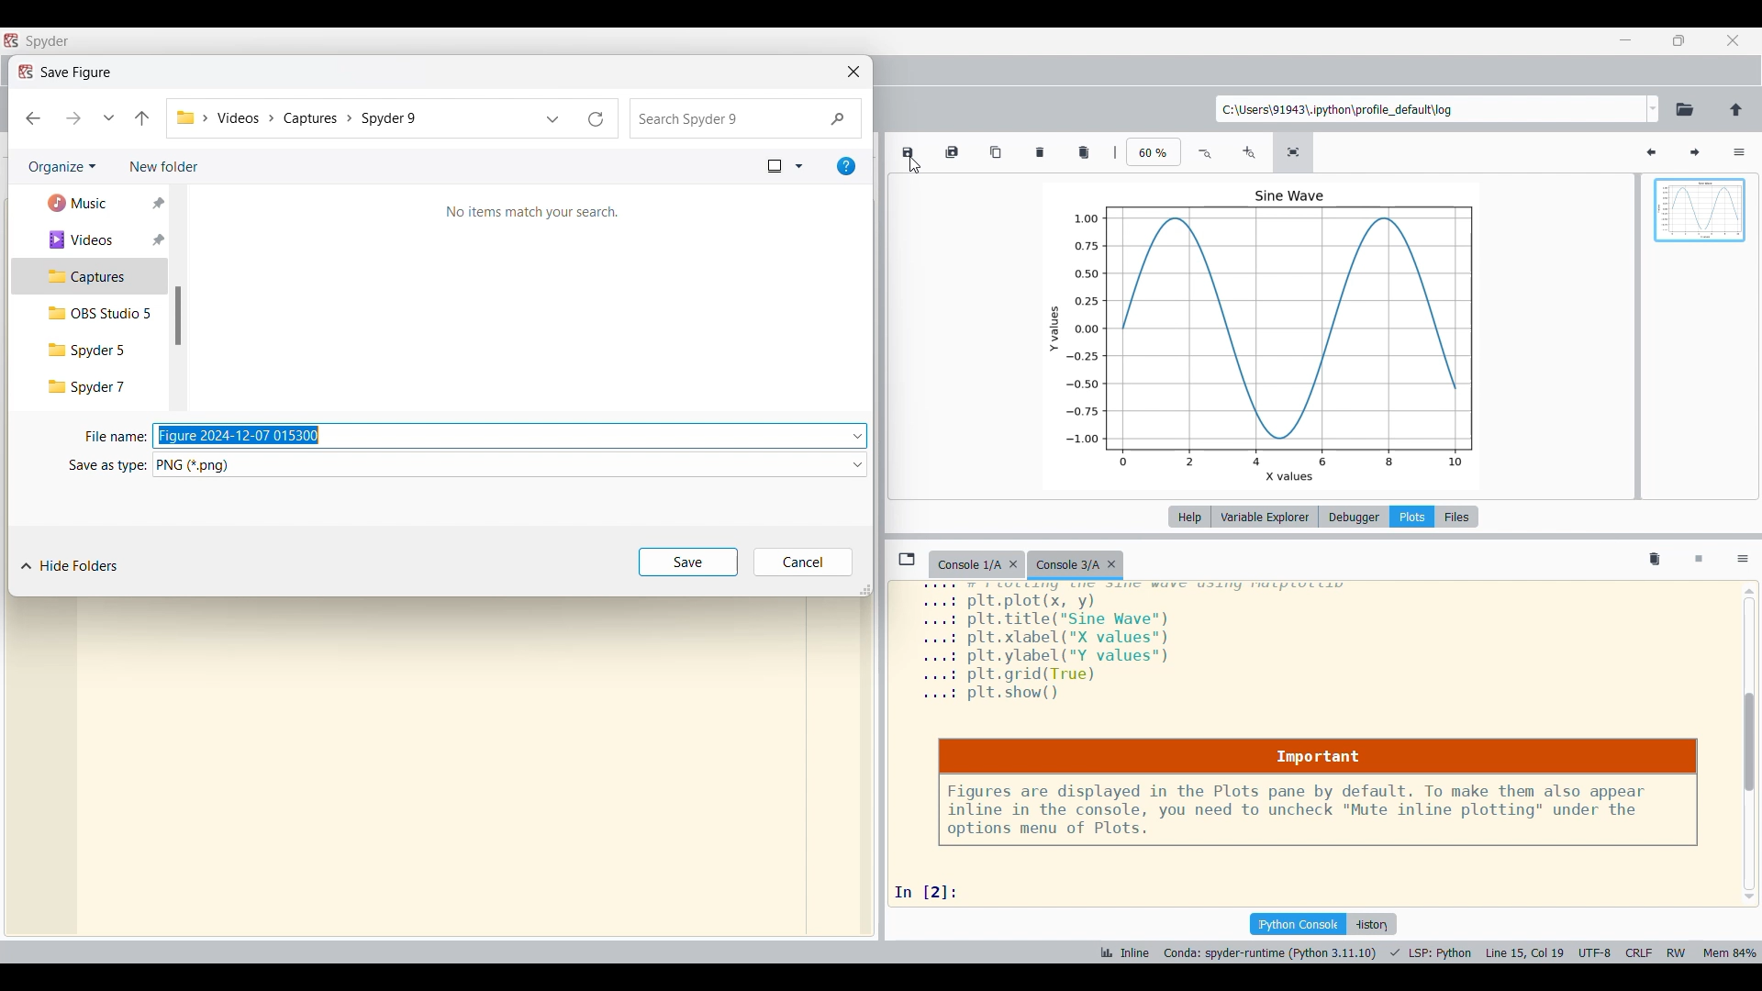 The height and width of the screenshot is (991, 1762). What do you see at coordinates (689, 562) in the screenshot?
I see `Save` at bounding box center [689, 562].